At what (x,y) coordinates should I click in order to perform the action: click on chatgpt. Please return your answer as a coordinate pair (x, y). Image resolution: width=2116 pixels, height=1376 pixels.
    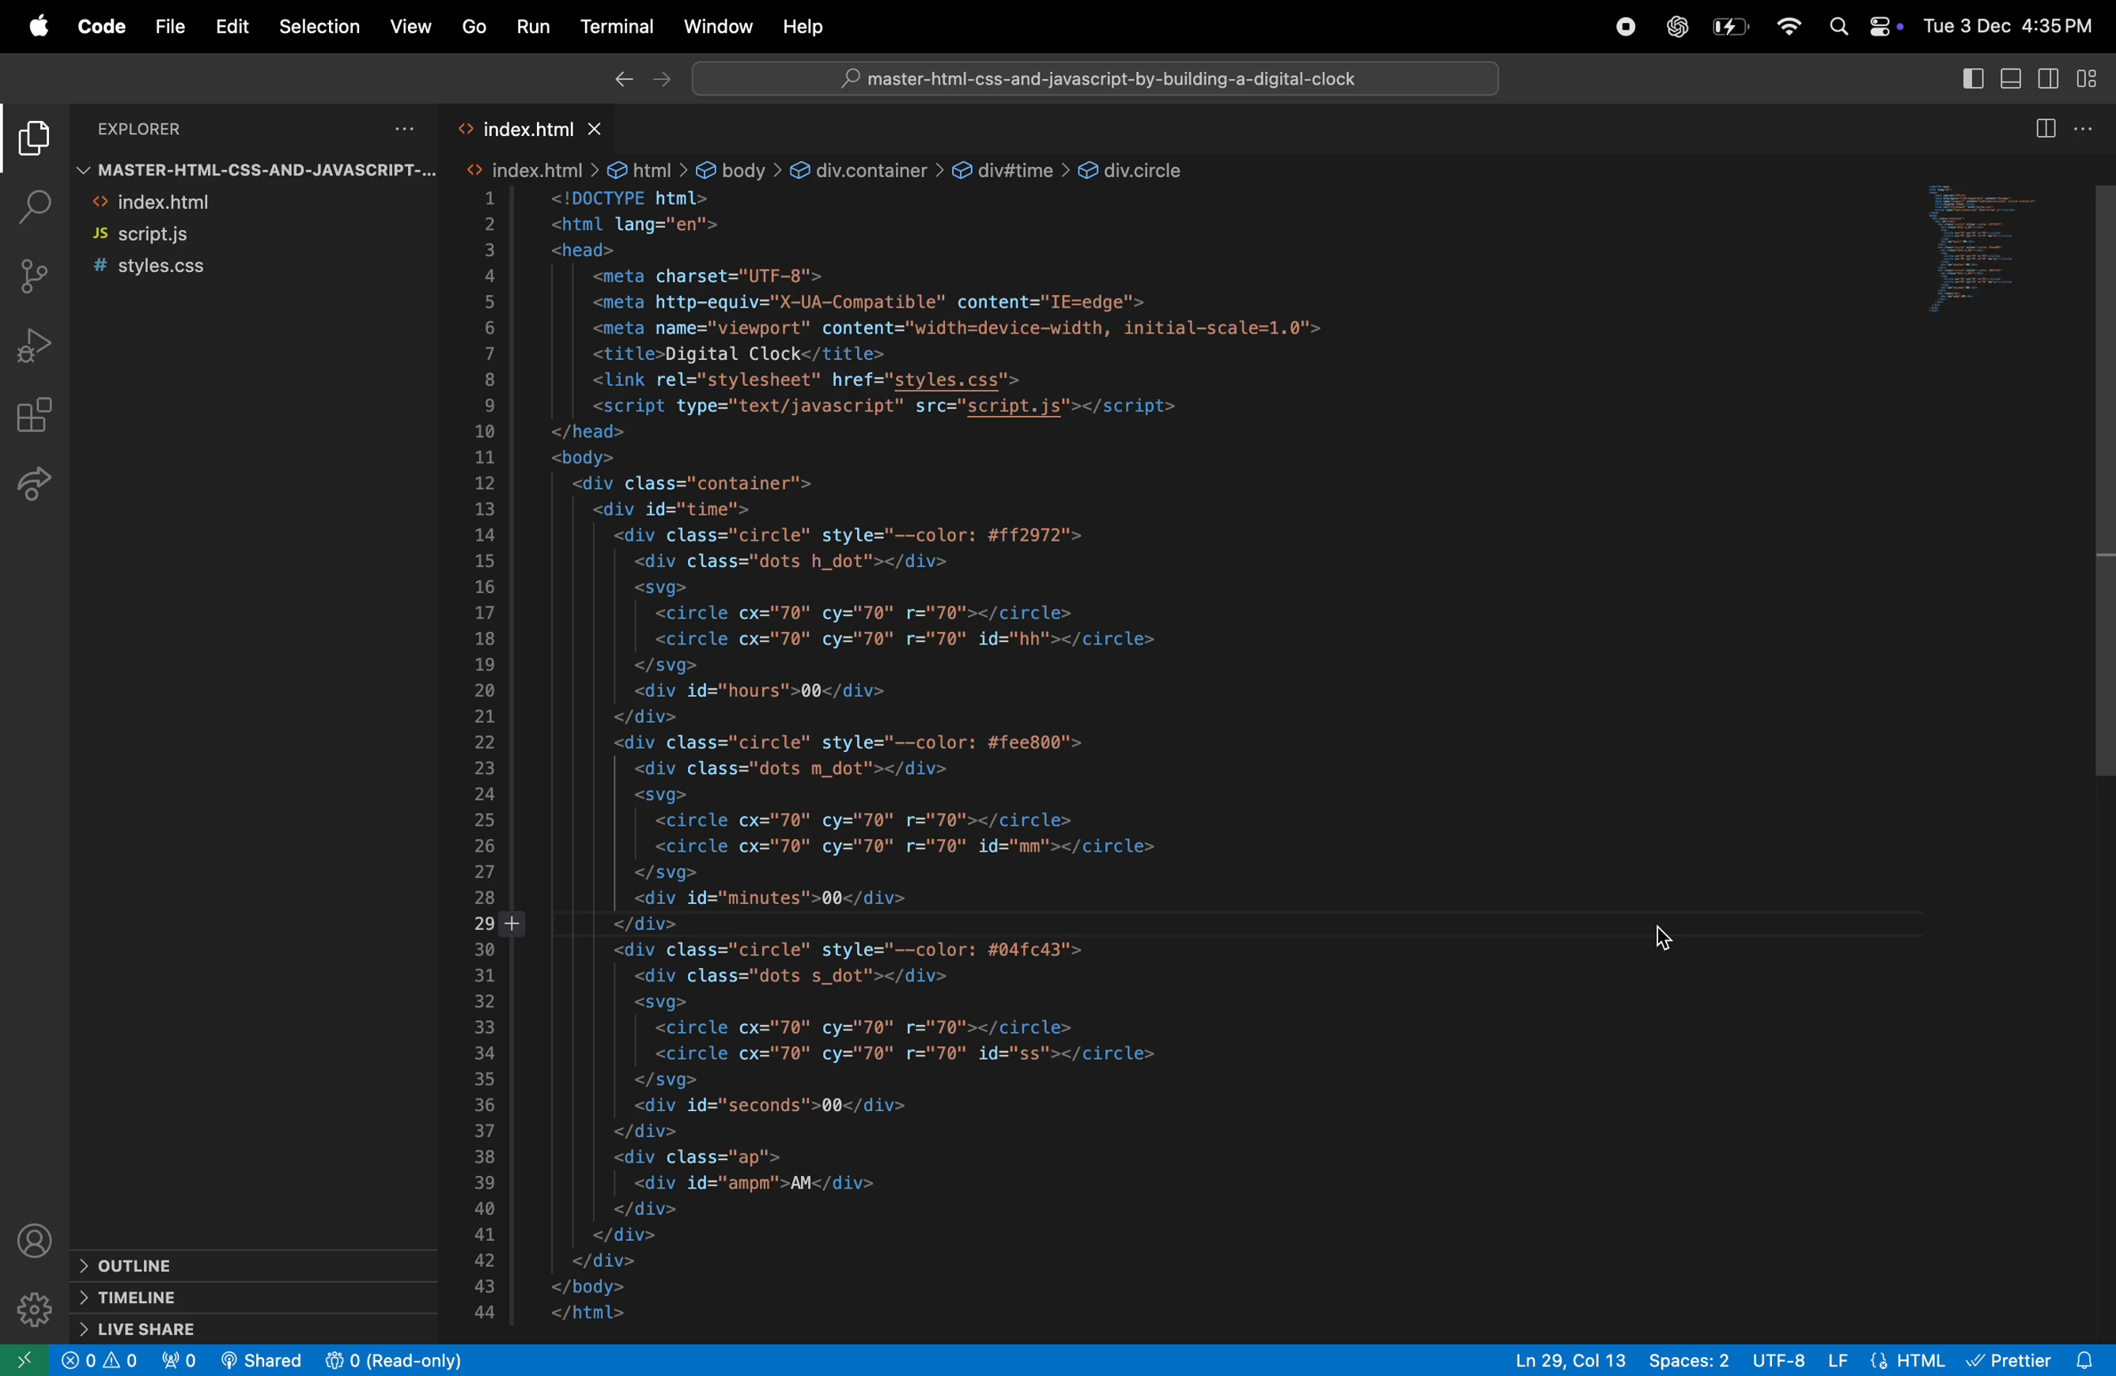
    Looking at the image, I should click on (1672, 27).